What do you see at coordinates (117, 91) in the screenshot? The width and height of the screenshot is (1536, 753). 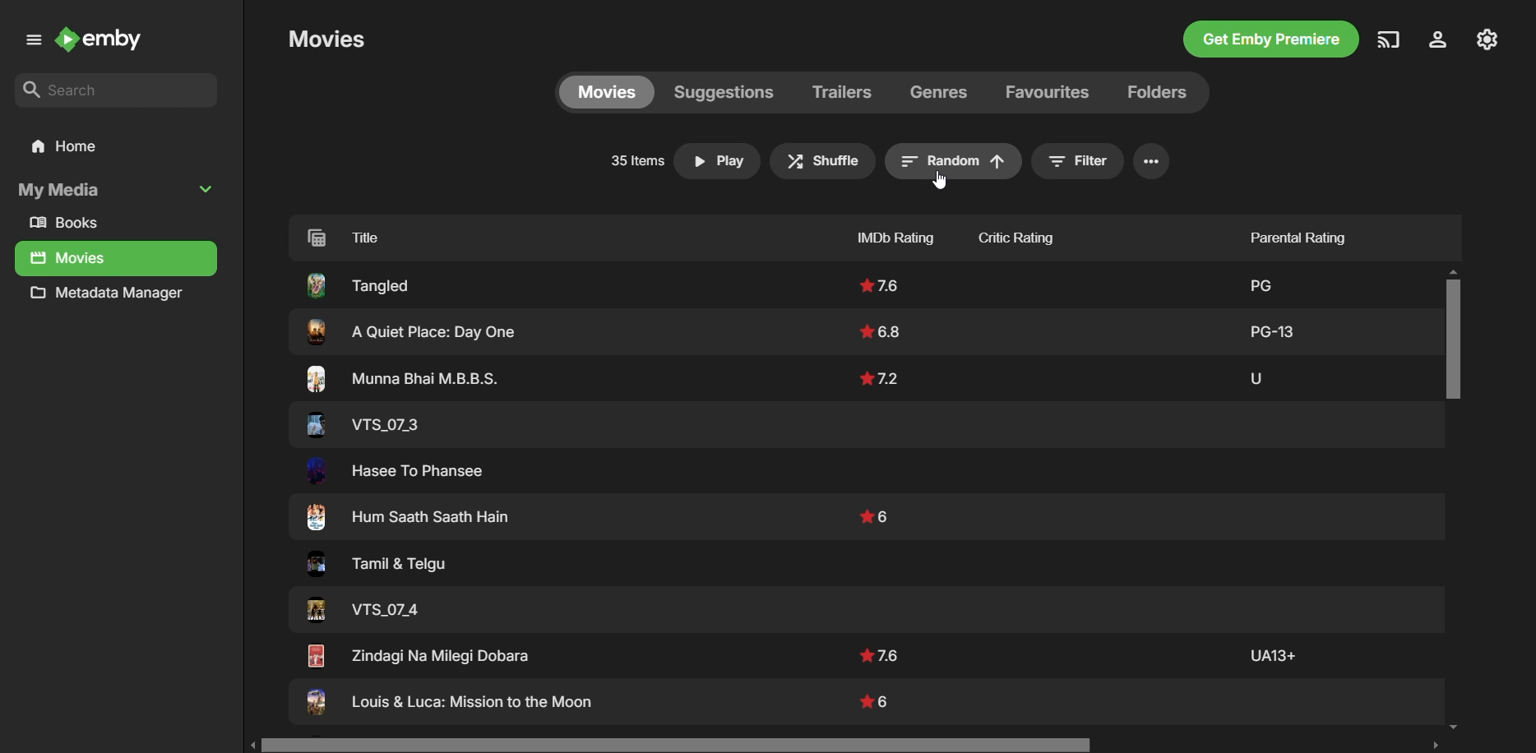 I see `Search` at bounding box center [117, 91].